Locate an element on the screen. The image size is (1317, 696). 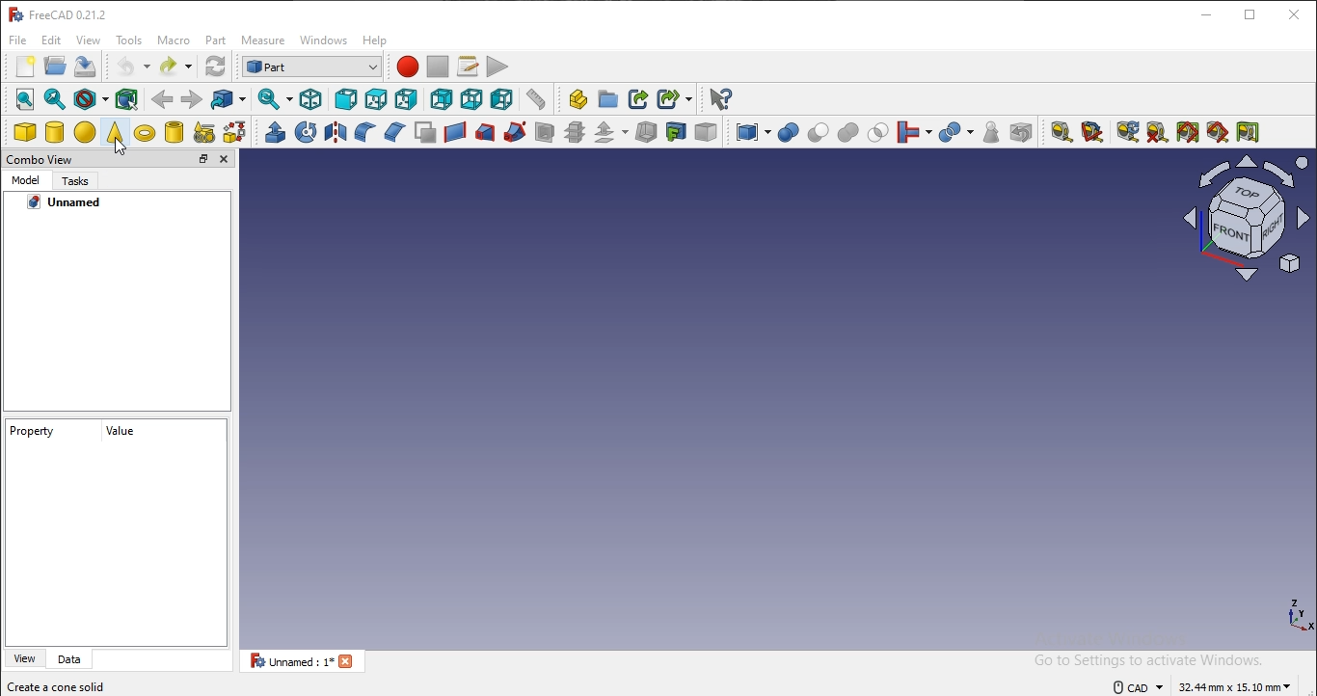
help is located at coordinates (375, 40).